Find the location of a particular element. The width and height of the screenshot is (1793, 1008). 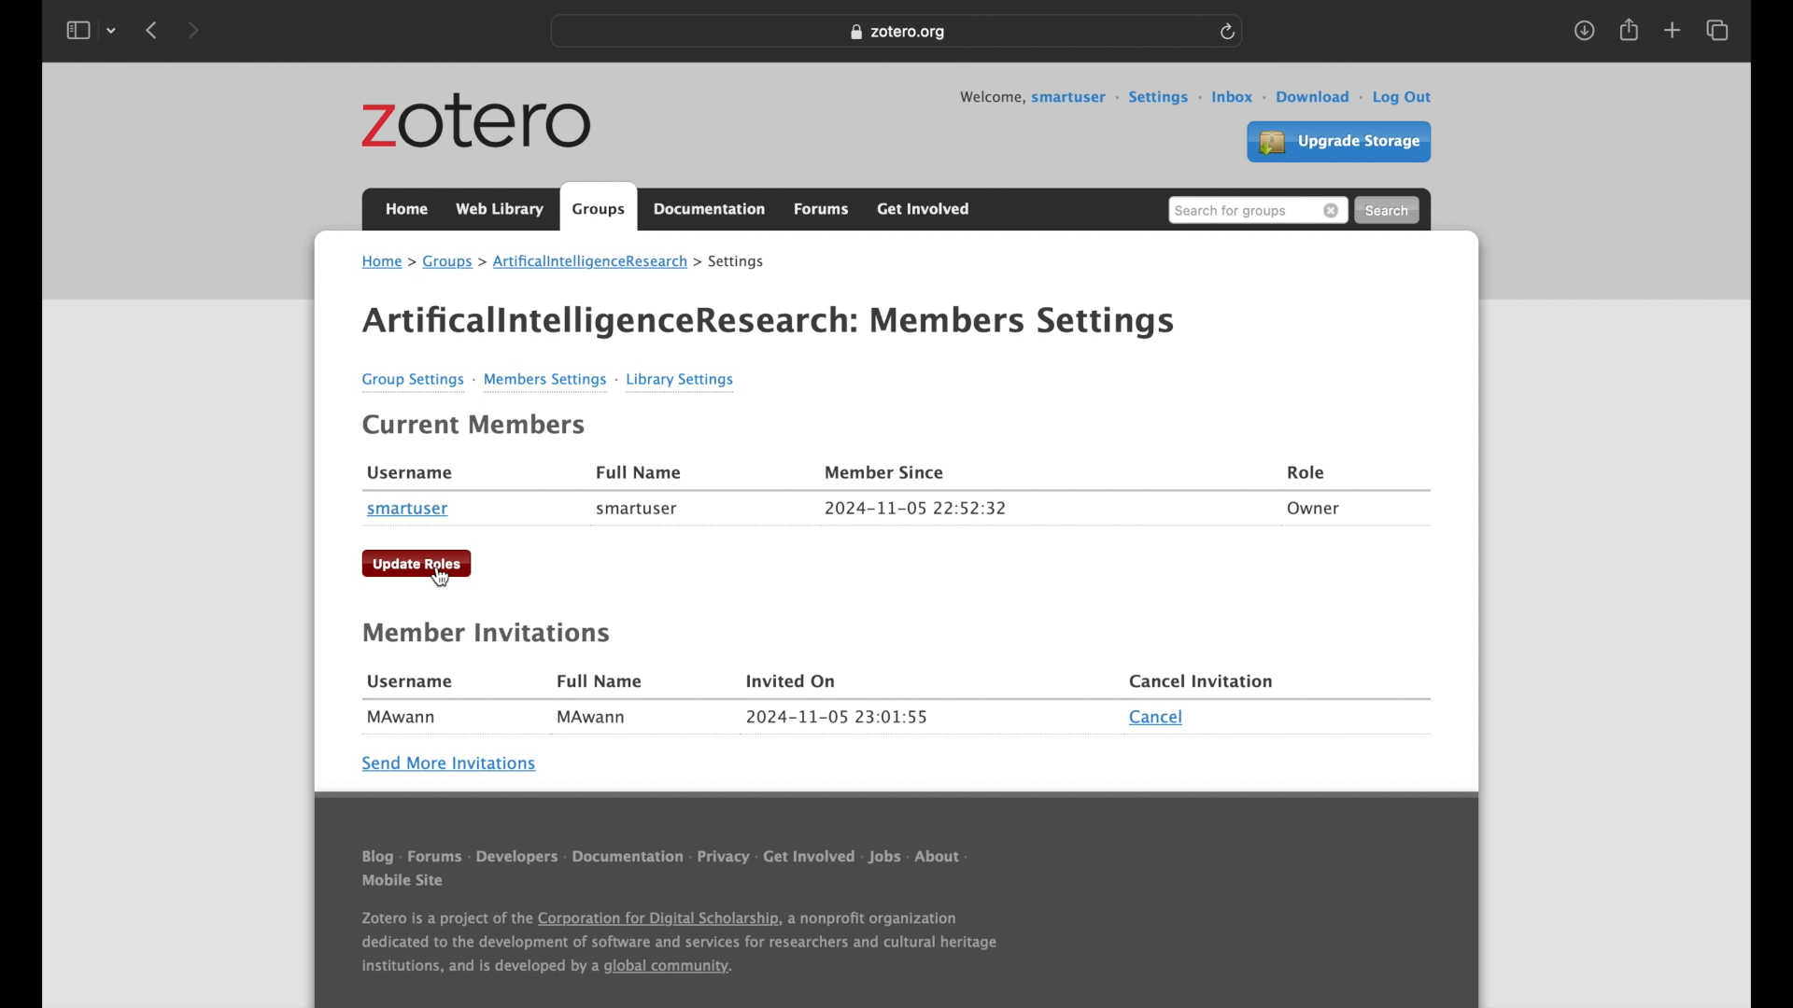

search is located at coordinates (1390, 210).